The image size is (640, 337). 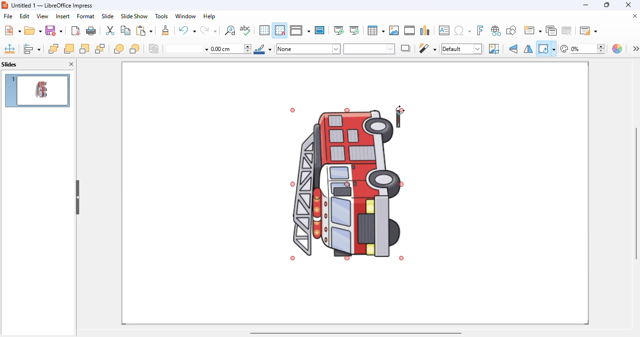 What do you see at coordinates (24, 16) in the screenshot?
I see `edit` at bounding box center [24, 16].